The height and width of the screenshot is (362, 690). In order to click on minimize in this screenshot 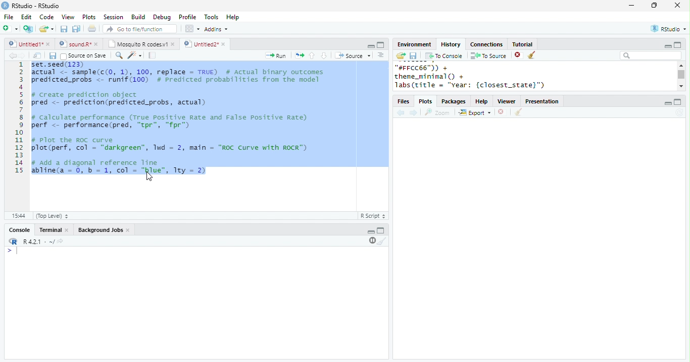, I will do `click(371, 232)`.